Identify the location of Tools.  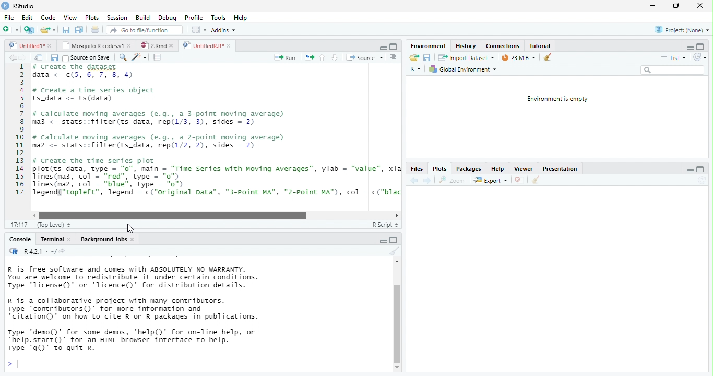
(219, 17).